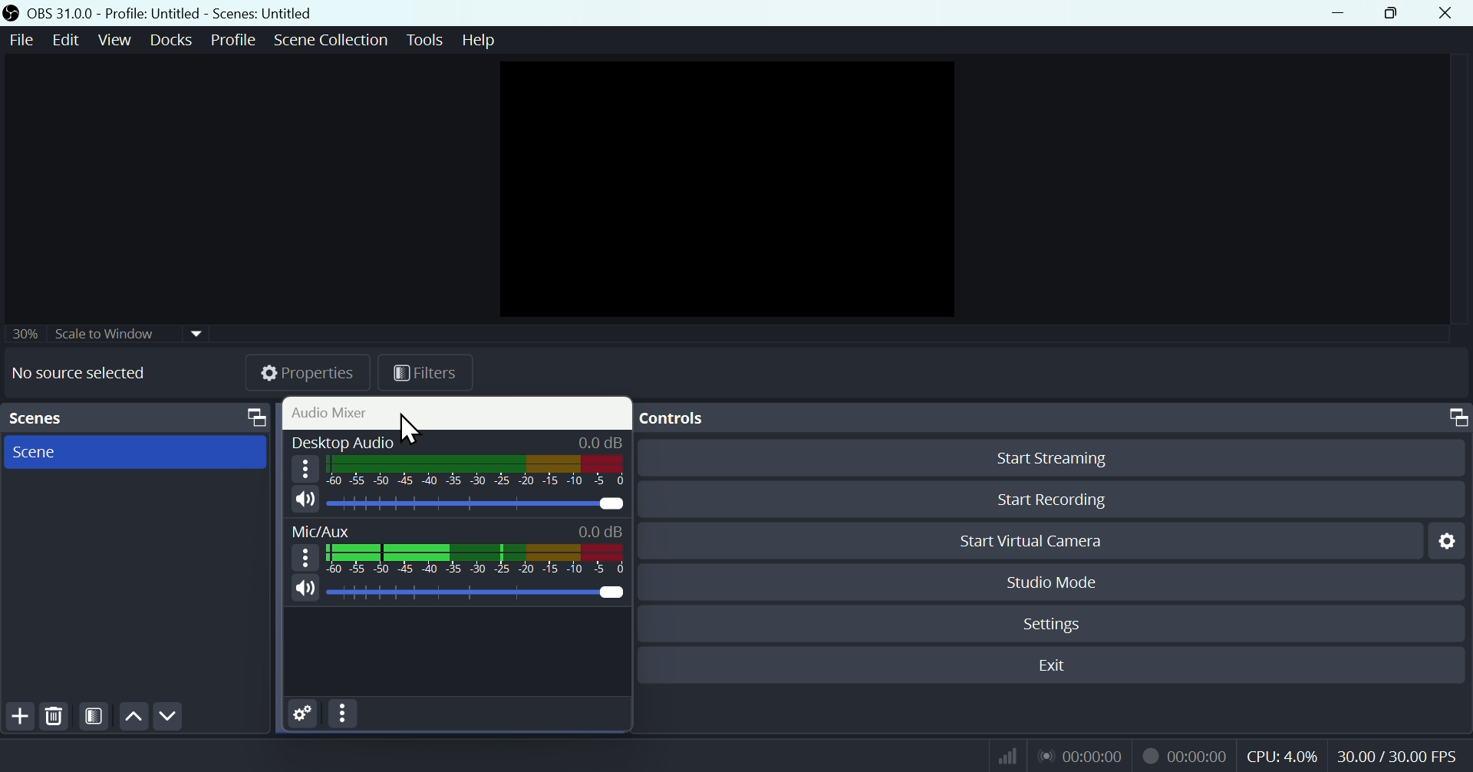 Image resolution: width=1473 pixels, height=772 pixels. What do you see at coordinates (473, 592) in the screenshot?
I see `Mic/Aux` at bounding box center [473, 592].